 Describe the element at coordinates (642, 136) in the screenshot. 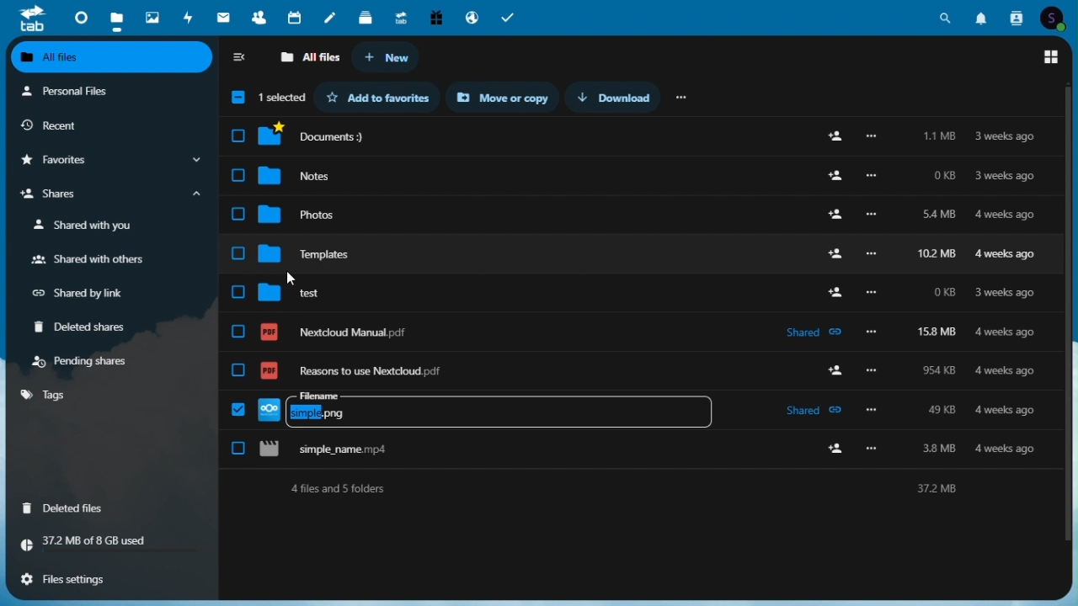

I see `Documents:) 1.1 MB 3 weeks ago` at that location.